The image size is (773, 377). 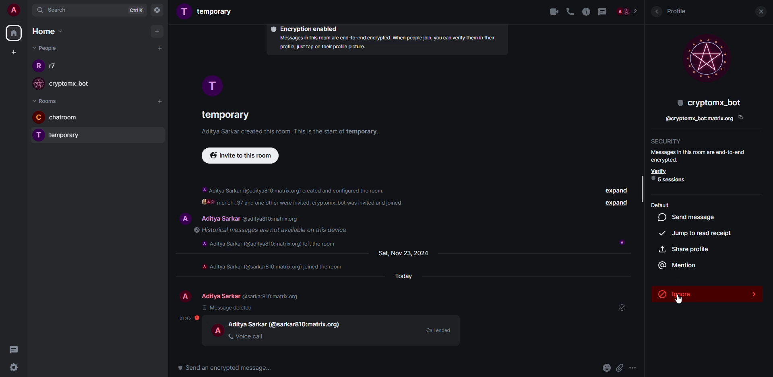 What do you see at coordinates (697, 233) in the screenshot?
I see `jump to read receipt` at bounding box center [697, 233].